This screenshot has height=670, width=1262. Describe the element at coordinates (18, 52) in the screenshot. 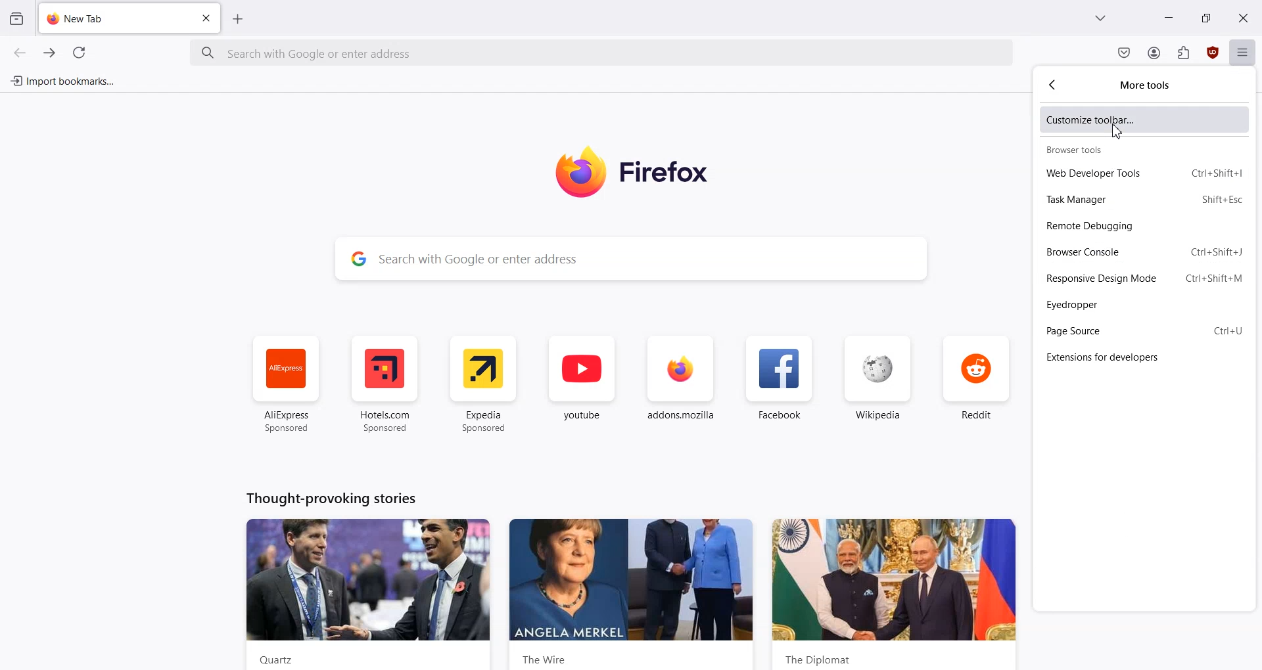

I see `Go Back one page ` at that location.